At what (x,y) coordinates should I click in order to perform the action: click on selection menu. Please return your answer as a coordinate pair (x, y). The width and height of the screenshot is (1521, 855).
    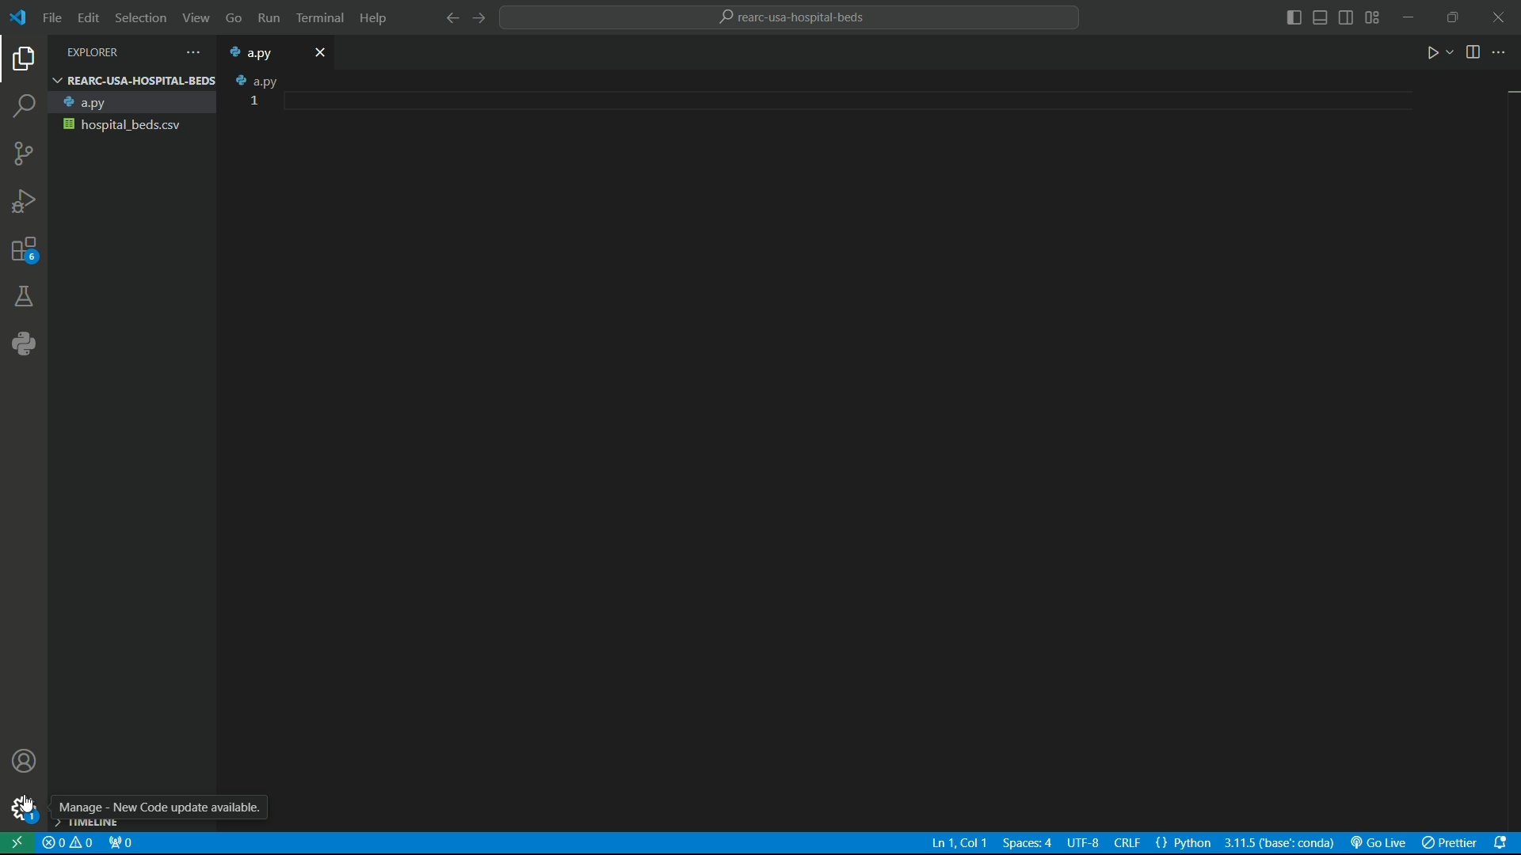
    Looking at the image, I should click on (138, 17).